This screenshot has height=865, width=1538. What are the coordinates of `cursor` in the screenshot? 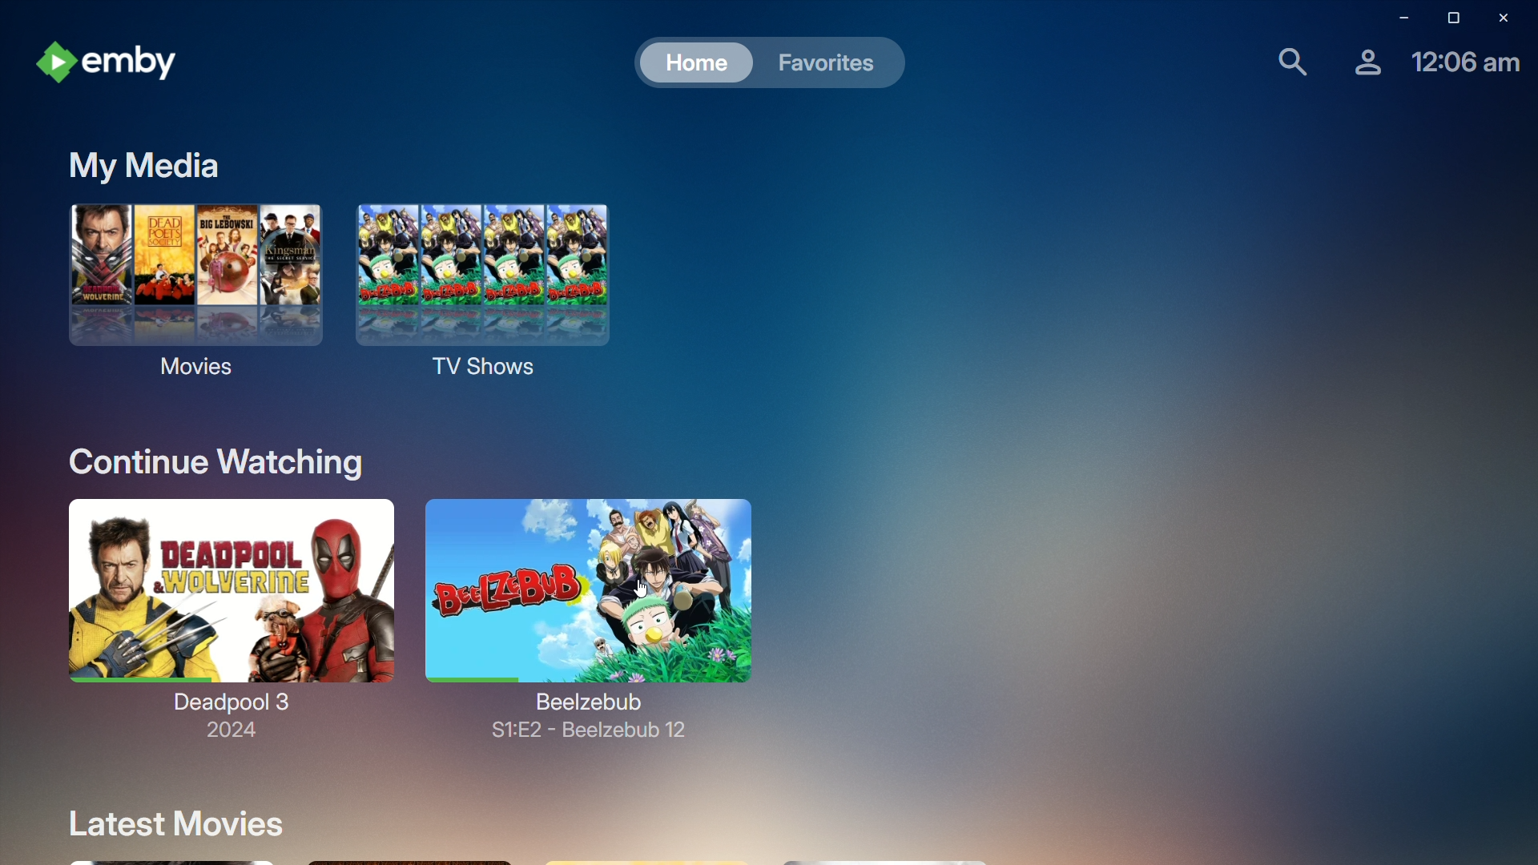 It's located at (642, 584).